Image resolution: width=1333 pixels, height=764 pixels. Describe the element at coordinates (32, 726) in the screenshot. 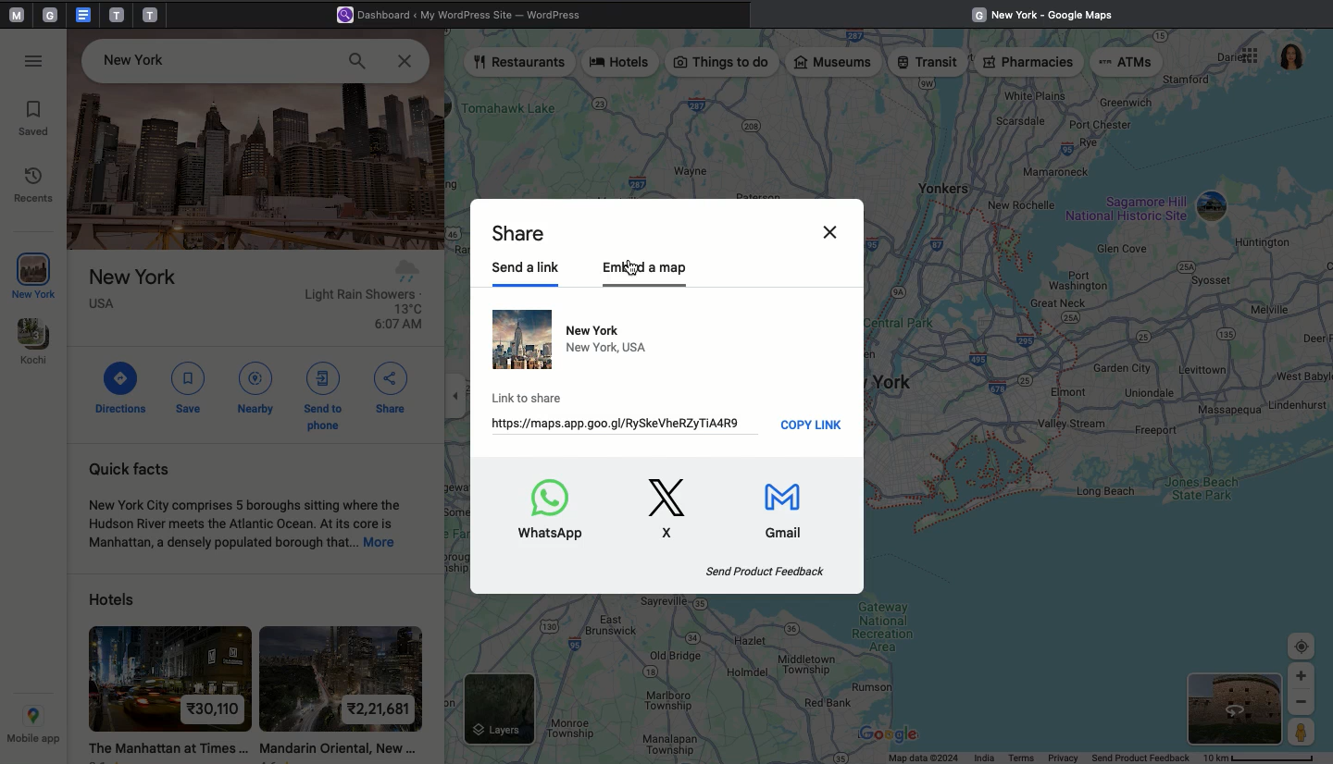

I see `Mobile app` at that location.